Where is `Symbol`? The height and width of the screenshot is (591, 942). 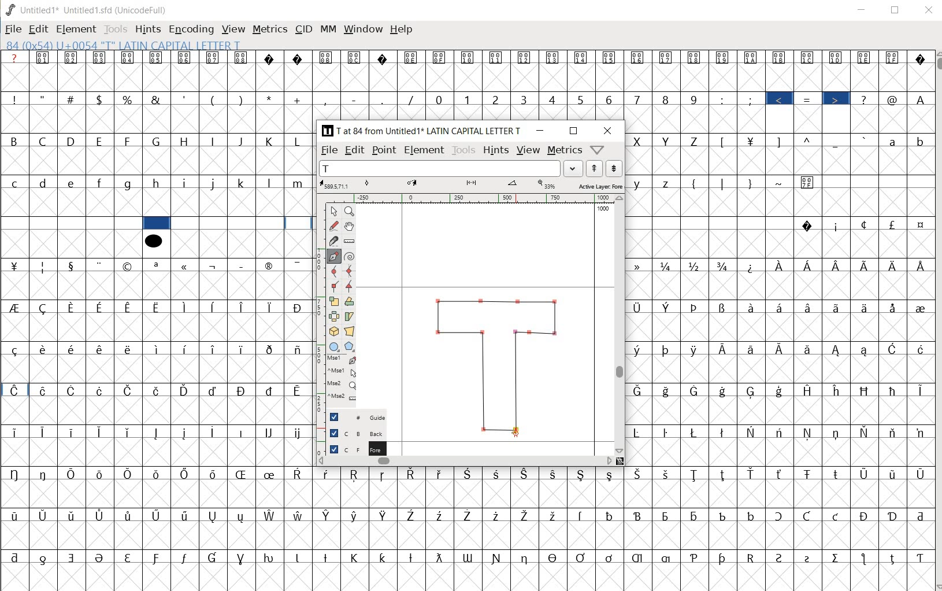 Symbol is located at coordinates (583, 556).